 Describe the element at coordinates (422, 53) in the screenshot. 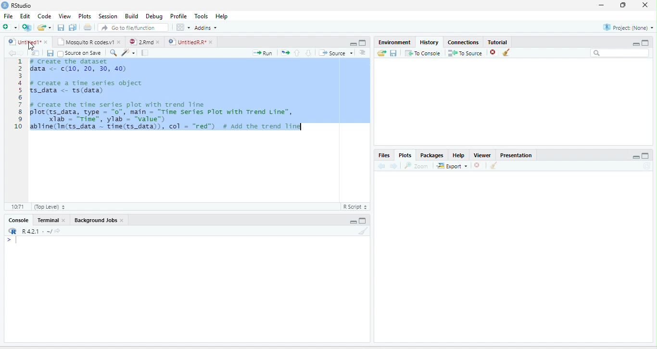

I see `To Console` at that location.